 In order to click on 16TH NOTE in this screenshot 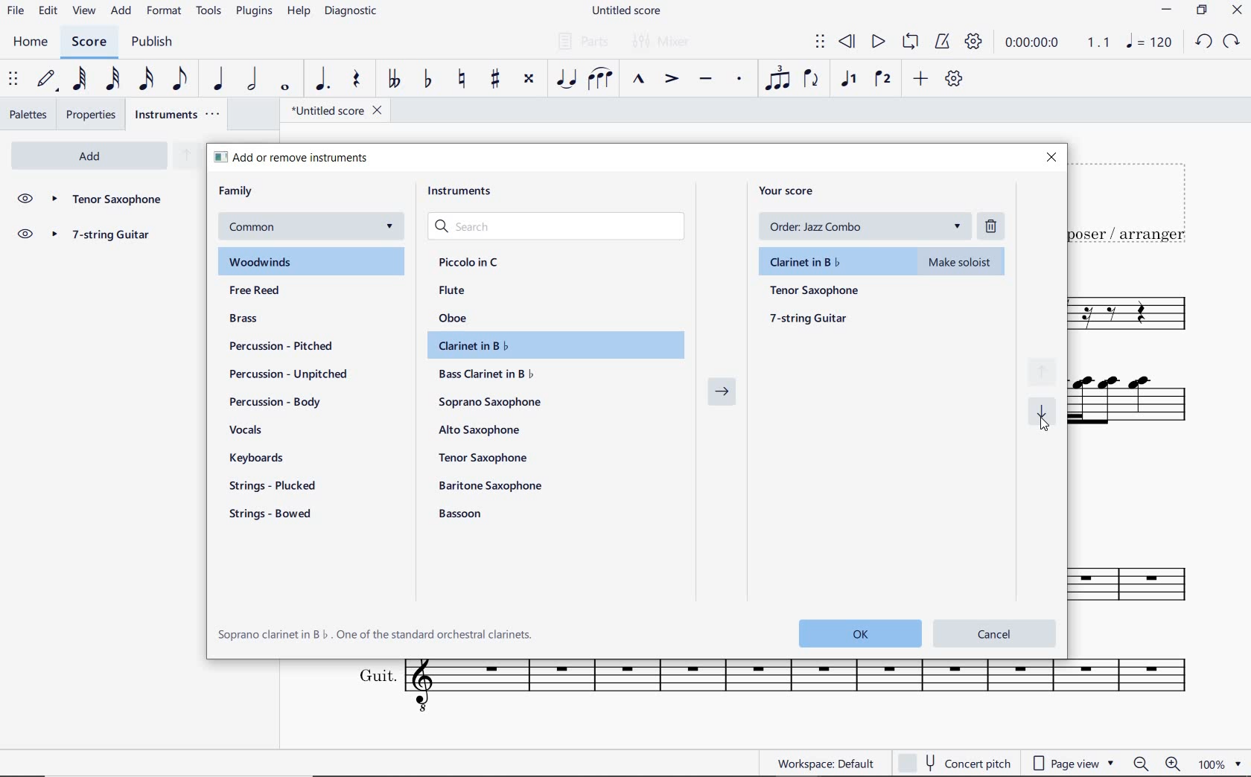, I will do `click(147, 78)`.